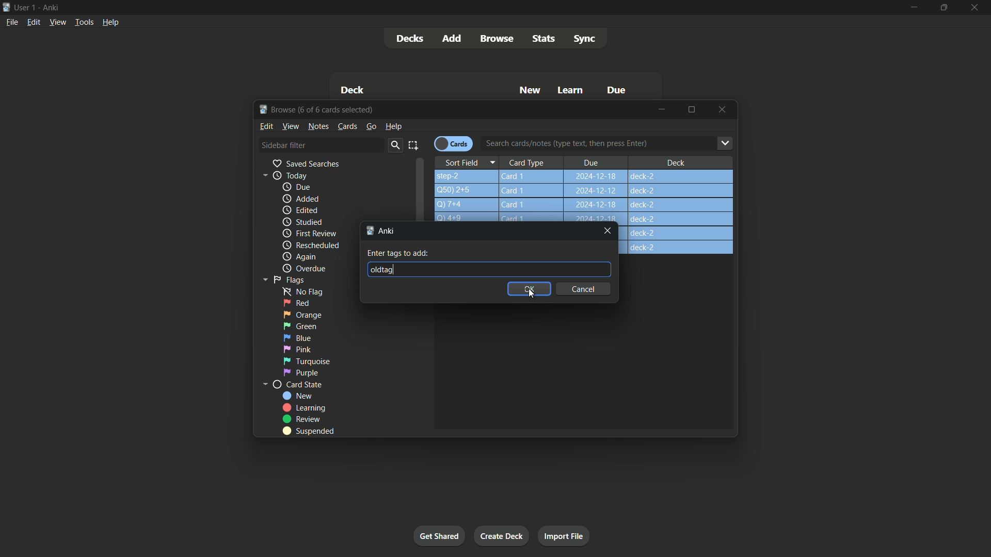  I want to click on First review, so click(309, 233).